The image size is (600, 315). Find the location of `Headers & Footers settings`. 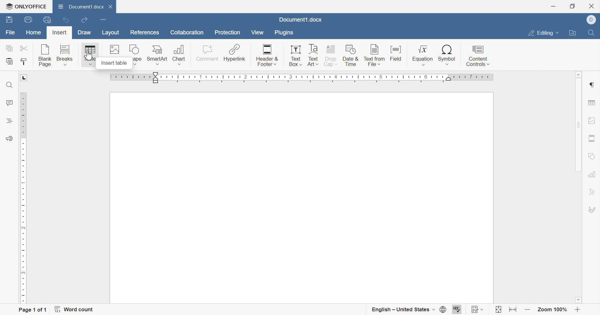

Headers & Footers settings is located at coordinates (592, 139).